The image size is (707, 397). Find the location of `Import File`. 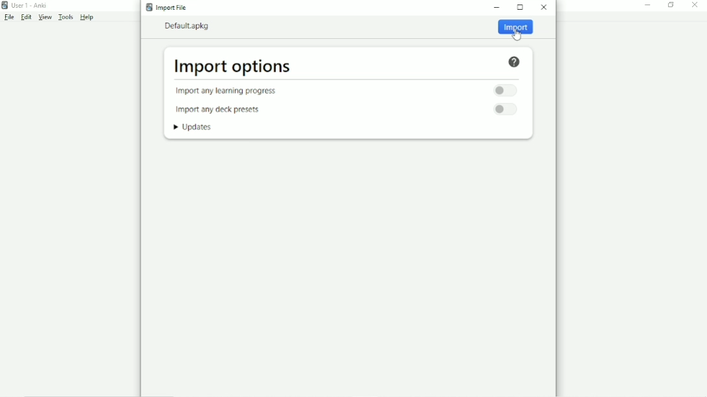

Import File is located at coordinates (169, 7).